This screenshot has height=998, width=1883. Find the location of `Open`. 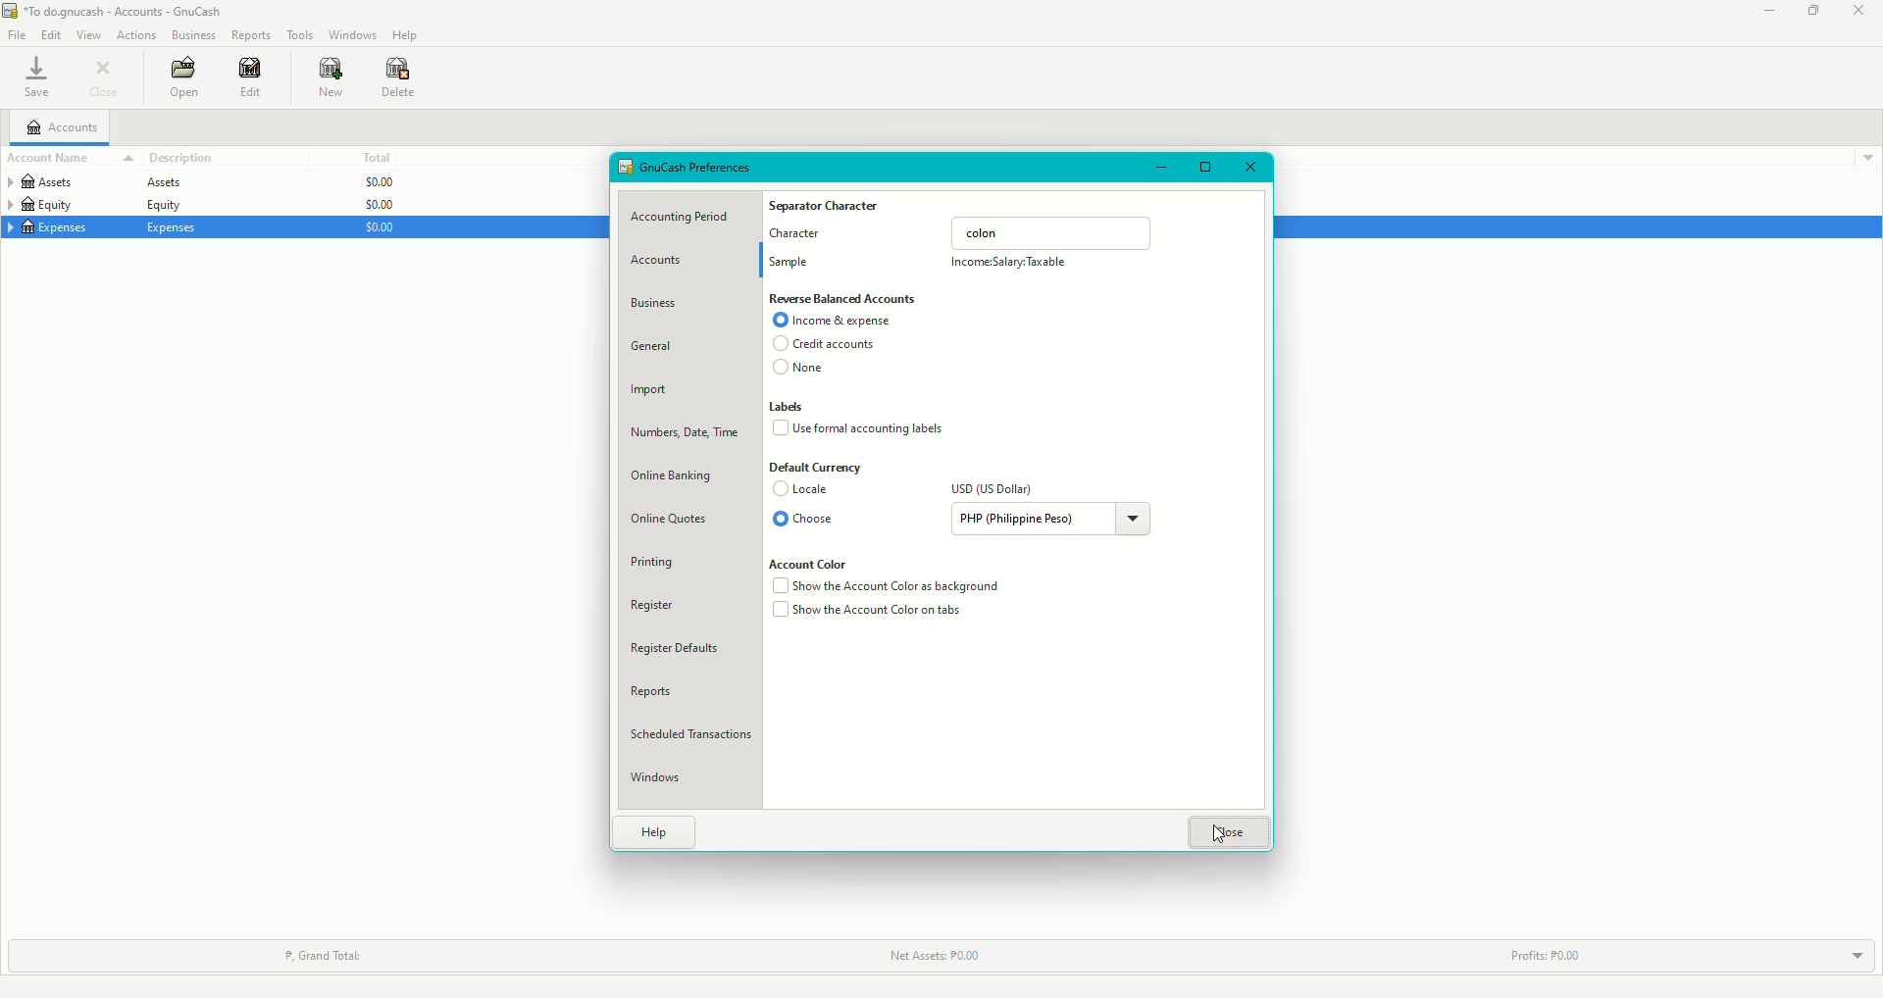

Open is located at coordinates (185, 75).